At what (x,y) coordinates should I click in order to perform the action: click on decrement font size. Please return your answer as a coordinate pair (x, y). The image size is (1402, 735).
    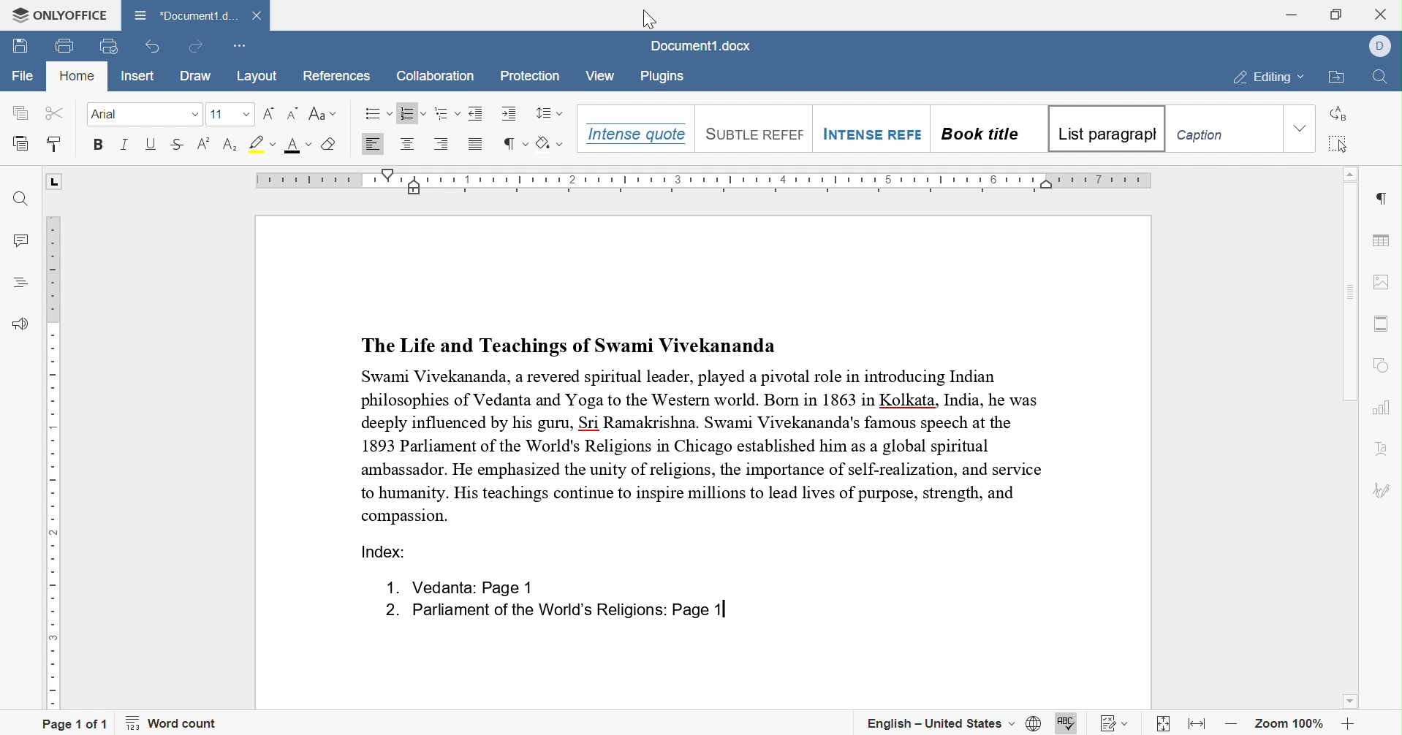
    Looking at the image, I should click on (294, 113).